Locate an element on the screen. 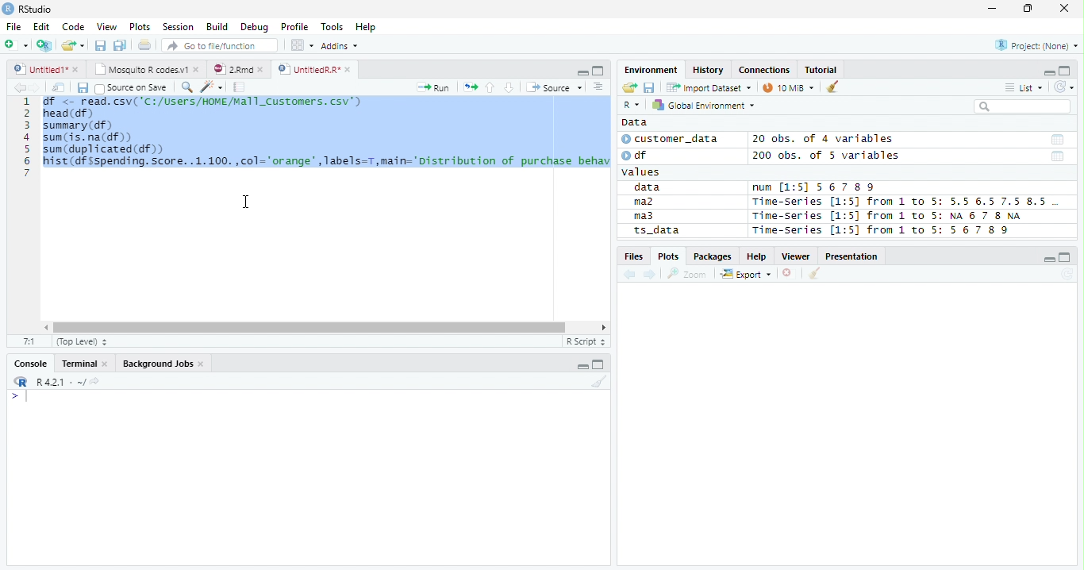 This screenshot has height=570, width=1084. Date is located at coordinates (1056, 140).